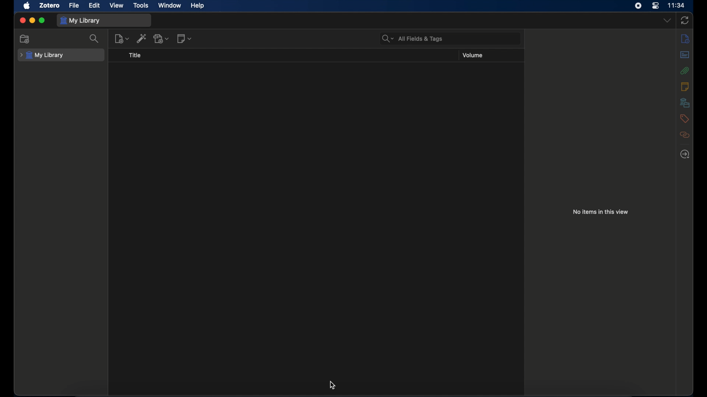 The image size is (707, 397). Describe the element at coordinates (142, 5) in the screenshot. I see `tools` at that location.